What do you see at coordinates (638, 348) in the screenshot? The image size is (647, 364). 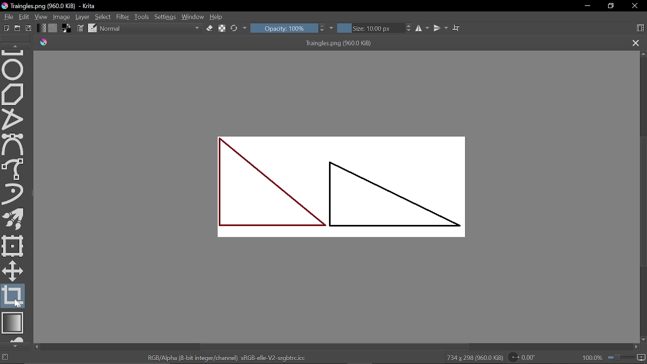 I see `Move right` at bounding box center [638, 348].